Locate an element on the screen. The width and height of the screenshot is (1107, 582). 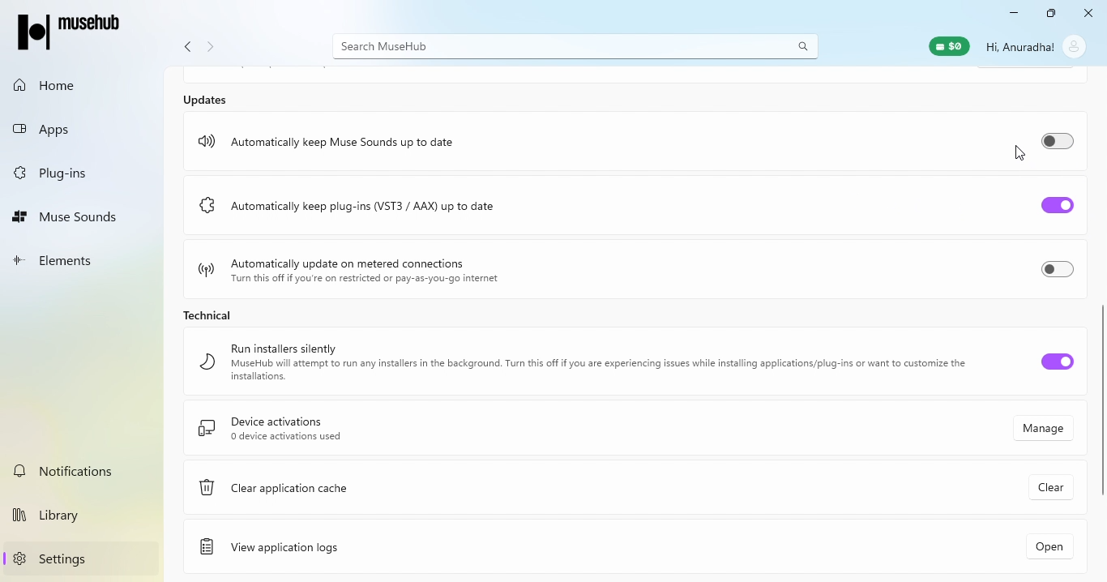
Home is located at coordinates (73, 84).